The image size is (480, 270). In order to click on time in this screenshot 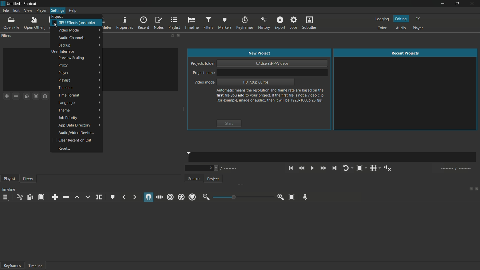, I will do `click(334, 157)`.